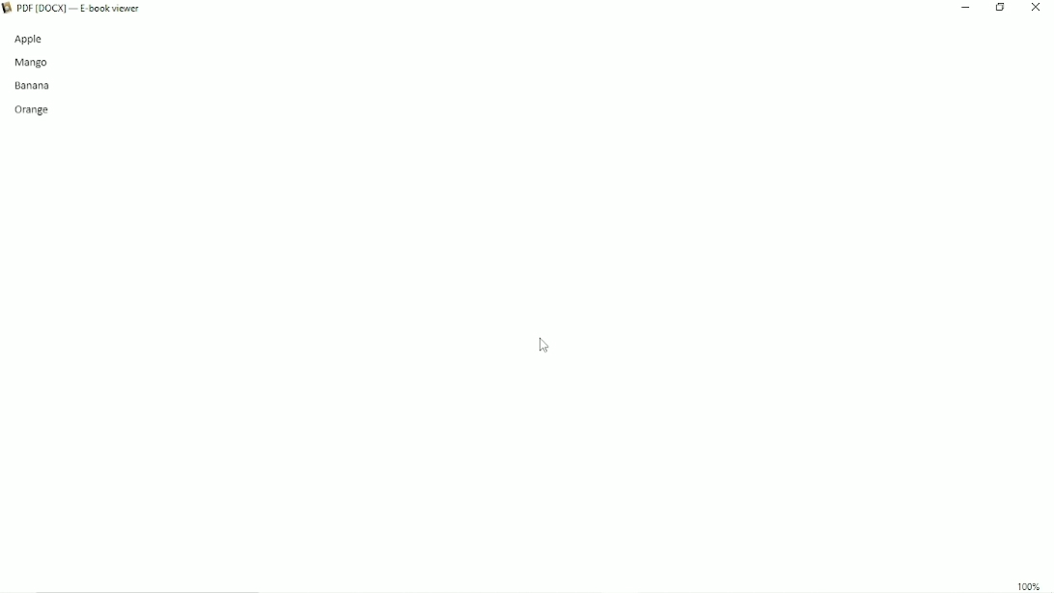  Describe the element at coordinates (1001, 8) in the screenshot. I see `Restore down` at that location.